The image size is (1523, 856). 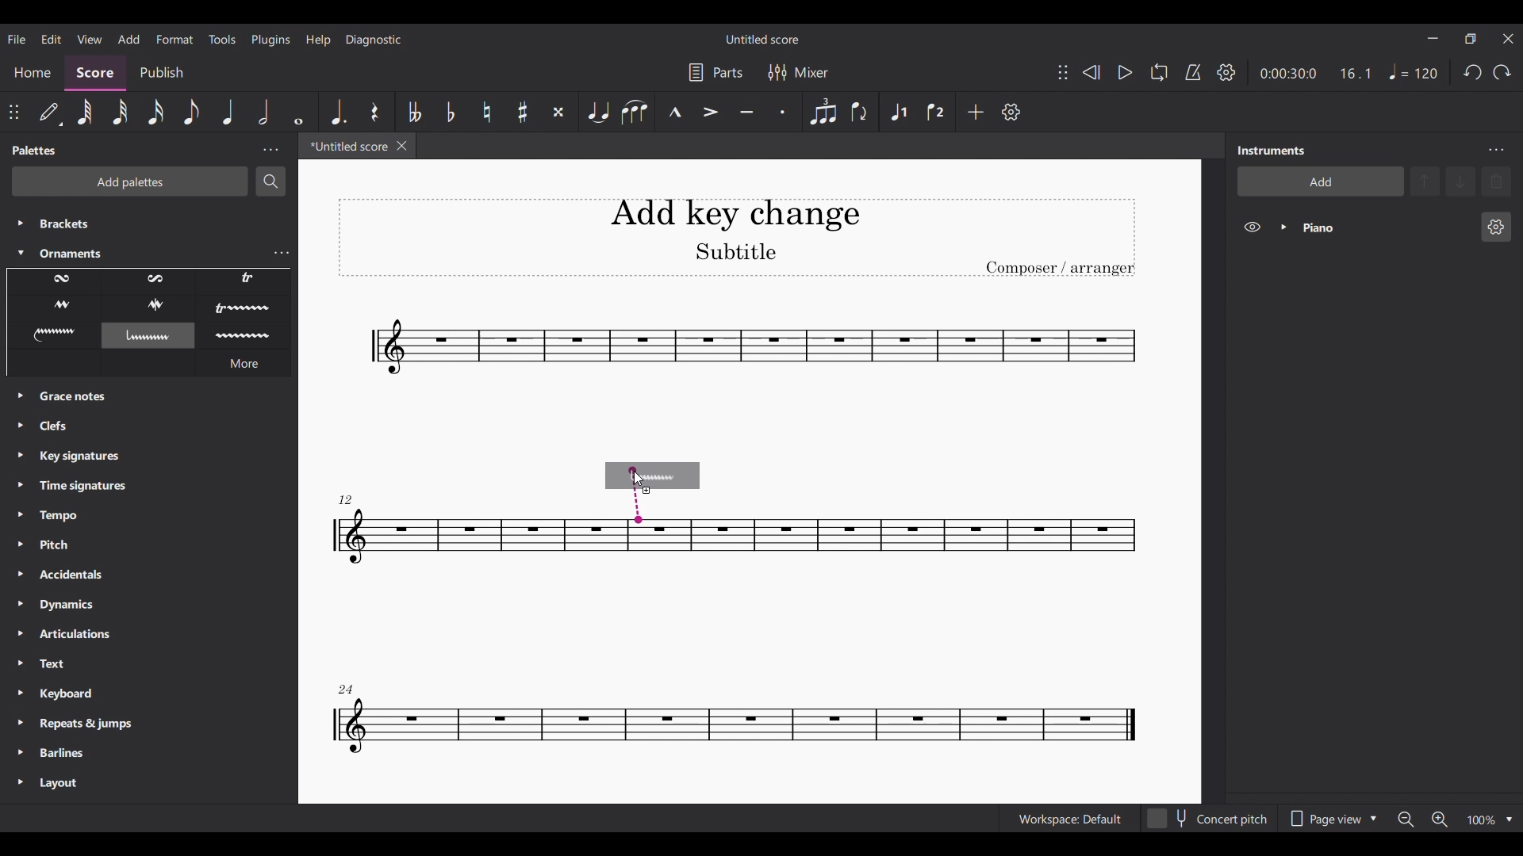 I want to click on Expand piano, so click(x=1283, y=227).